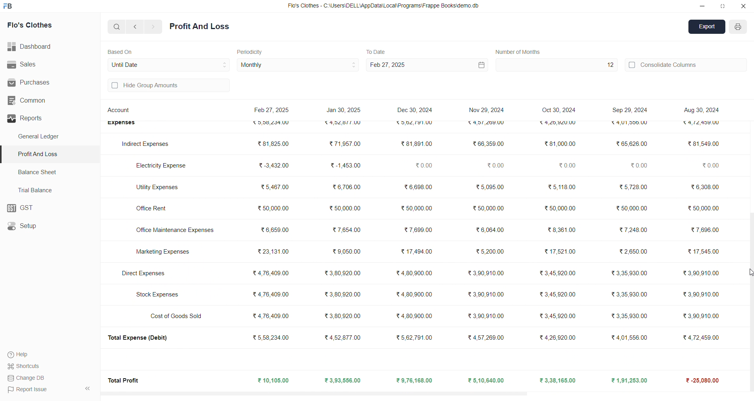 Image resolution: width=754 pixels, height=401 pixels. What do you see at coordinates (420, 392) in the screenshot?
I see `horizontal scroll bar` at bounding box center [420, 392].